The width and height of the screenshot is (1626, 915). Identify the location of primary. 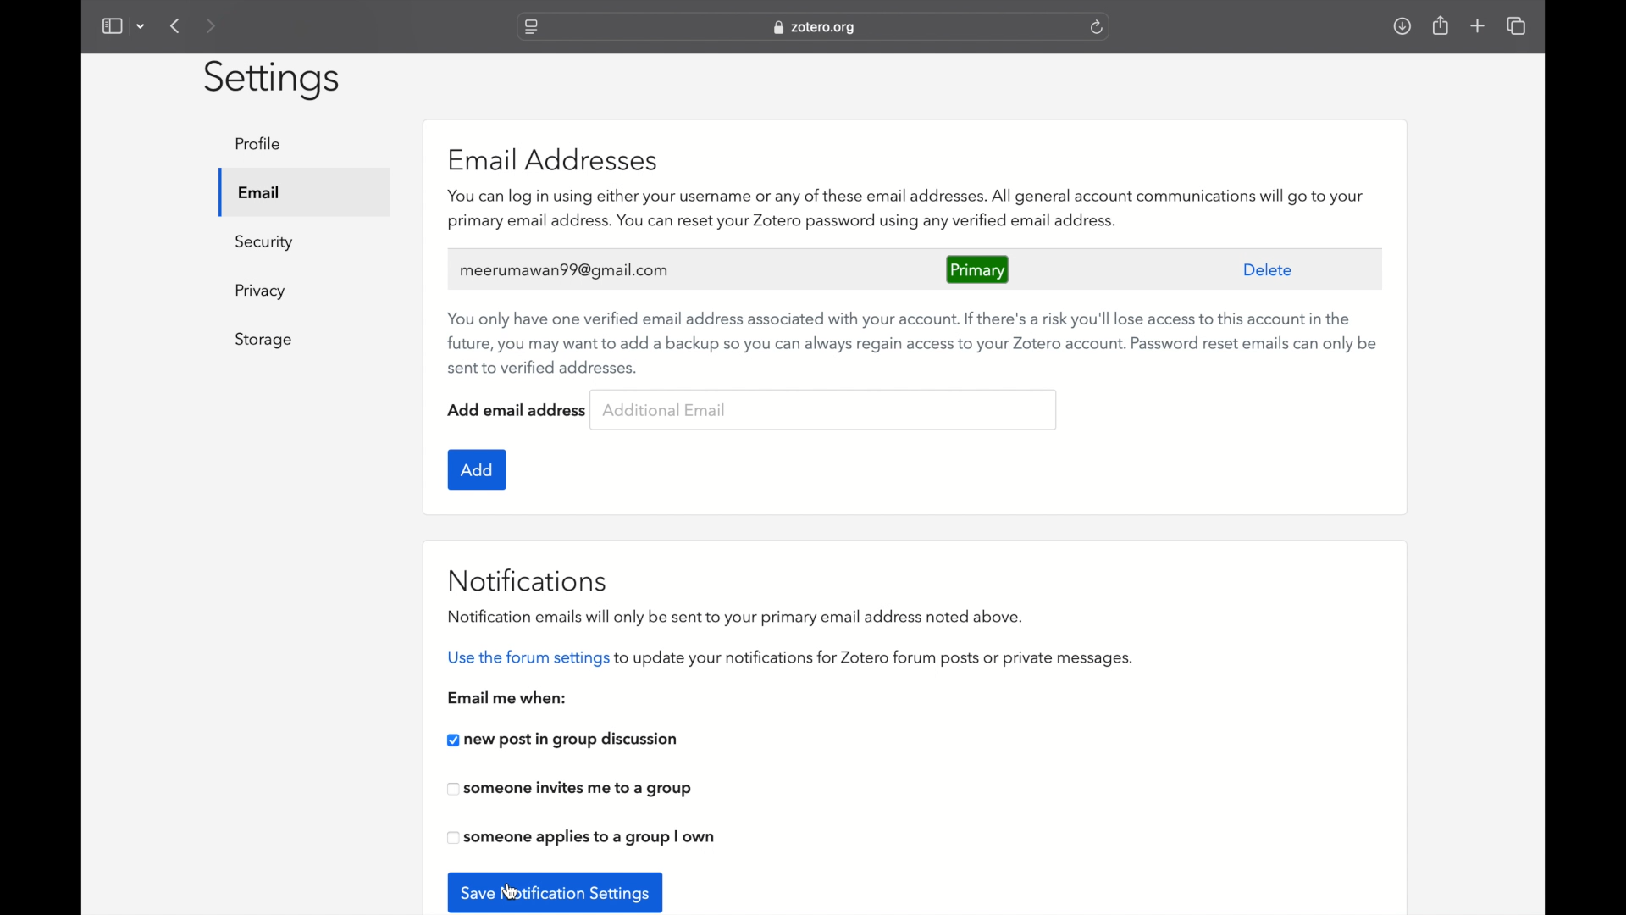
(979, 269).